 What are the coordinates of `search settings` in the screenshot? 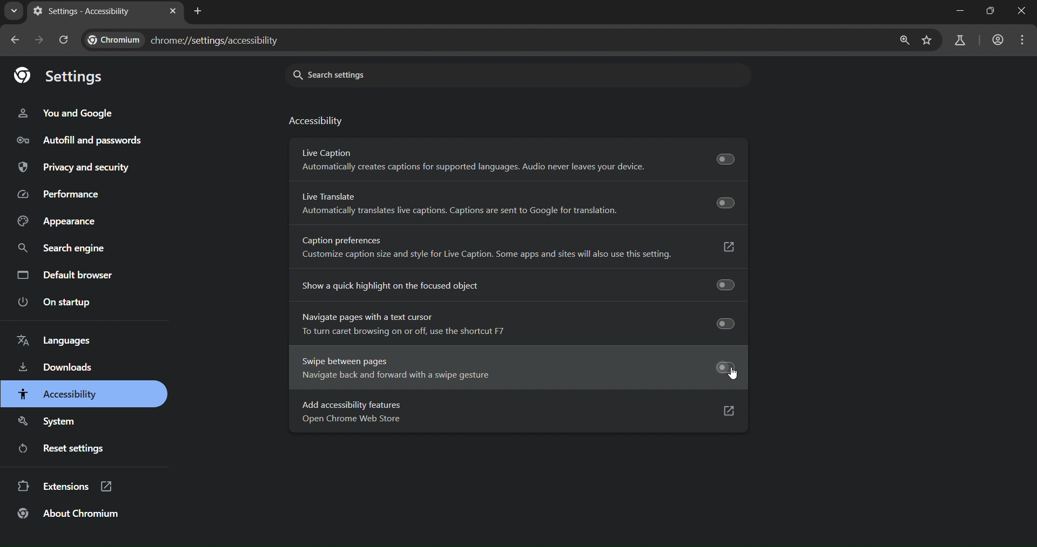 It's located at (403, 73).